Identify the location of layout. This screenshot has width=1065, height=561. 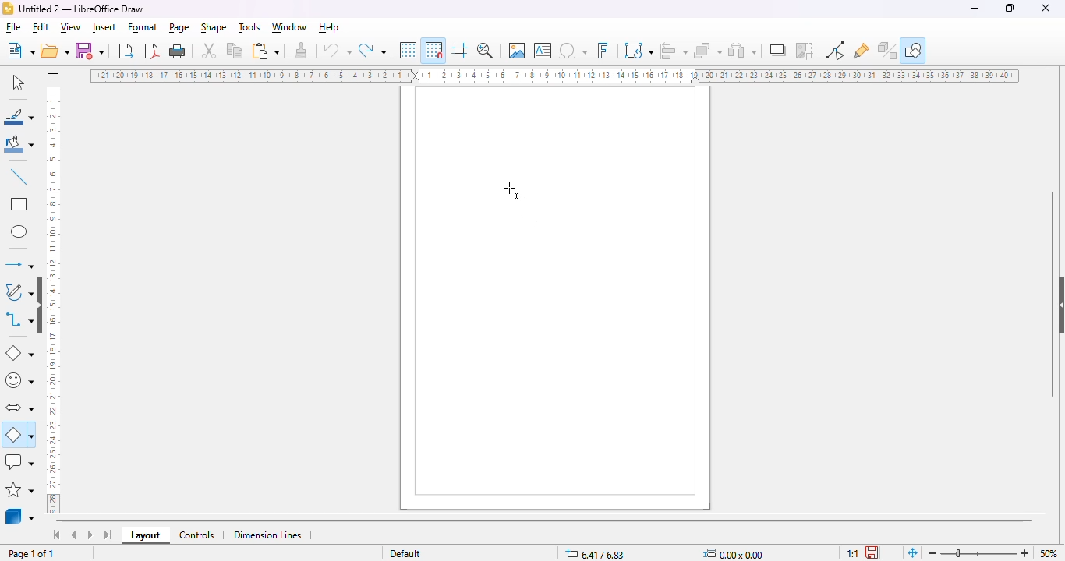
(147, 535).